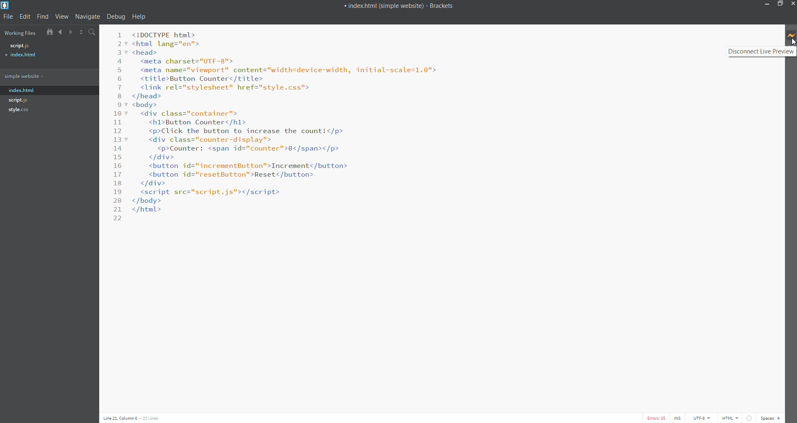 The image size is (797, 423). Describe the element at coordinates (703, 418) in the screenshot. I see `encoding type` at that location.